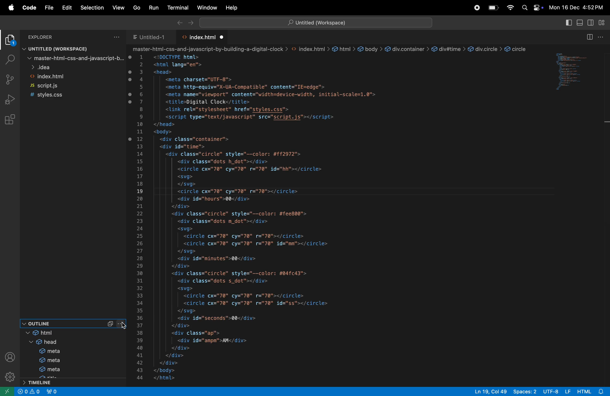 This screenshot has height=396, width=610. What do you see at coordinates (577, 74) in the screenshot?
I see ` Code window` at bounding box center [577, 74].